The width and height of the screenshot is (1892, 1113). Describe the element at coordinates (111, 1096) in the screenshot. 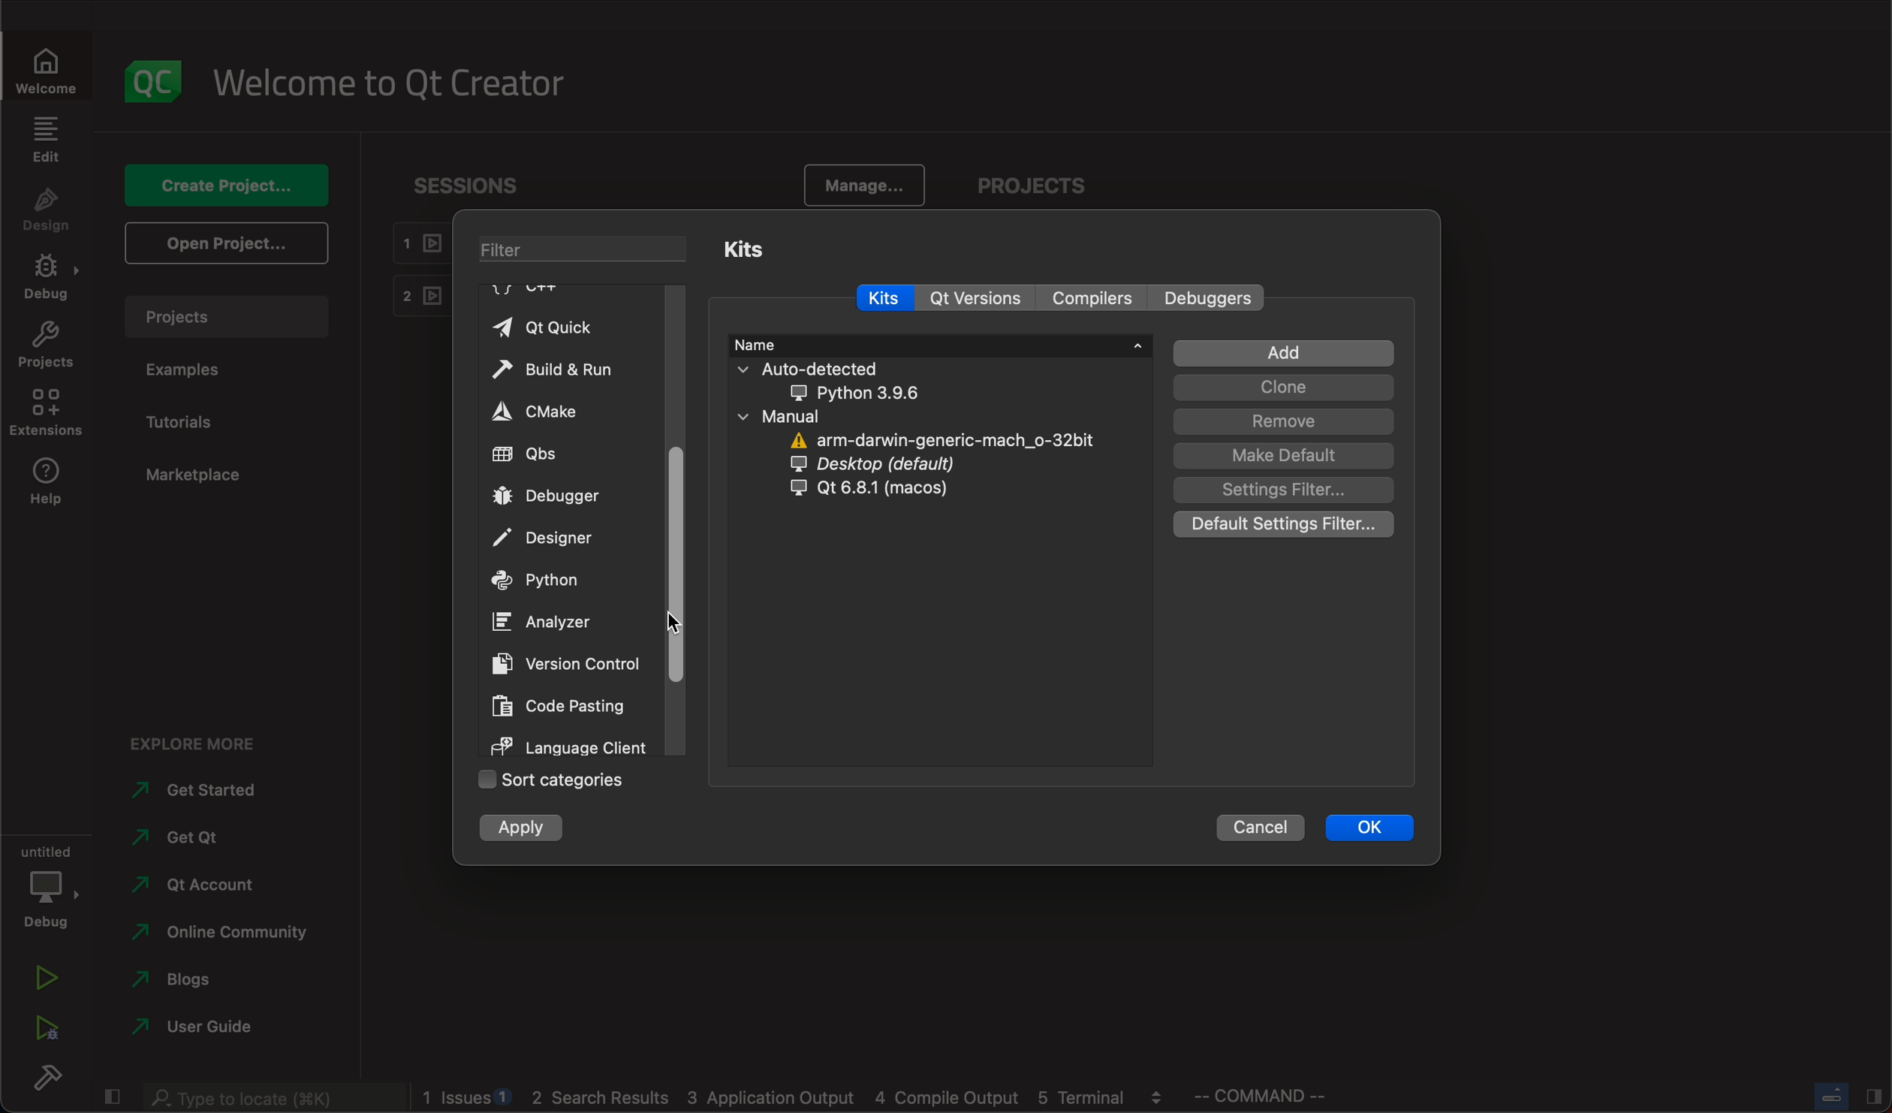

I see `close slide bar` at that location.